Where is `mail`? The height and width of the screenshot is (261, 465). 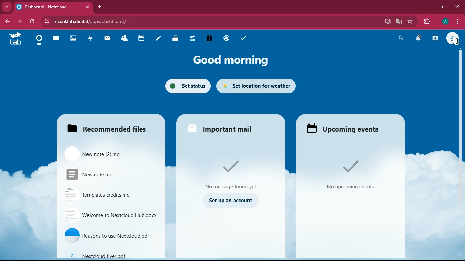 mail is located at coordinates (108, 39).